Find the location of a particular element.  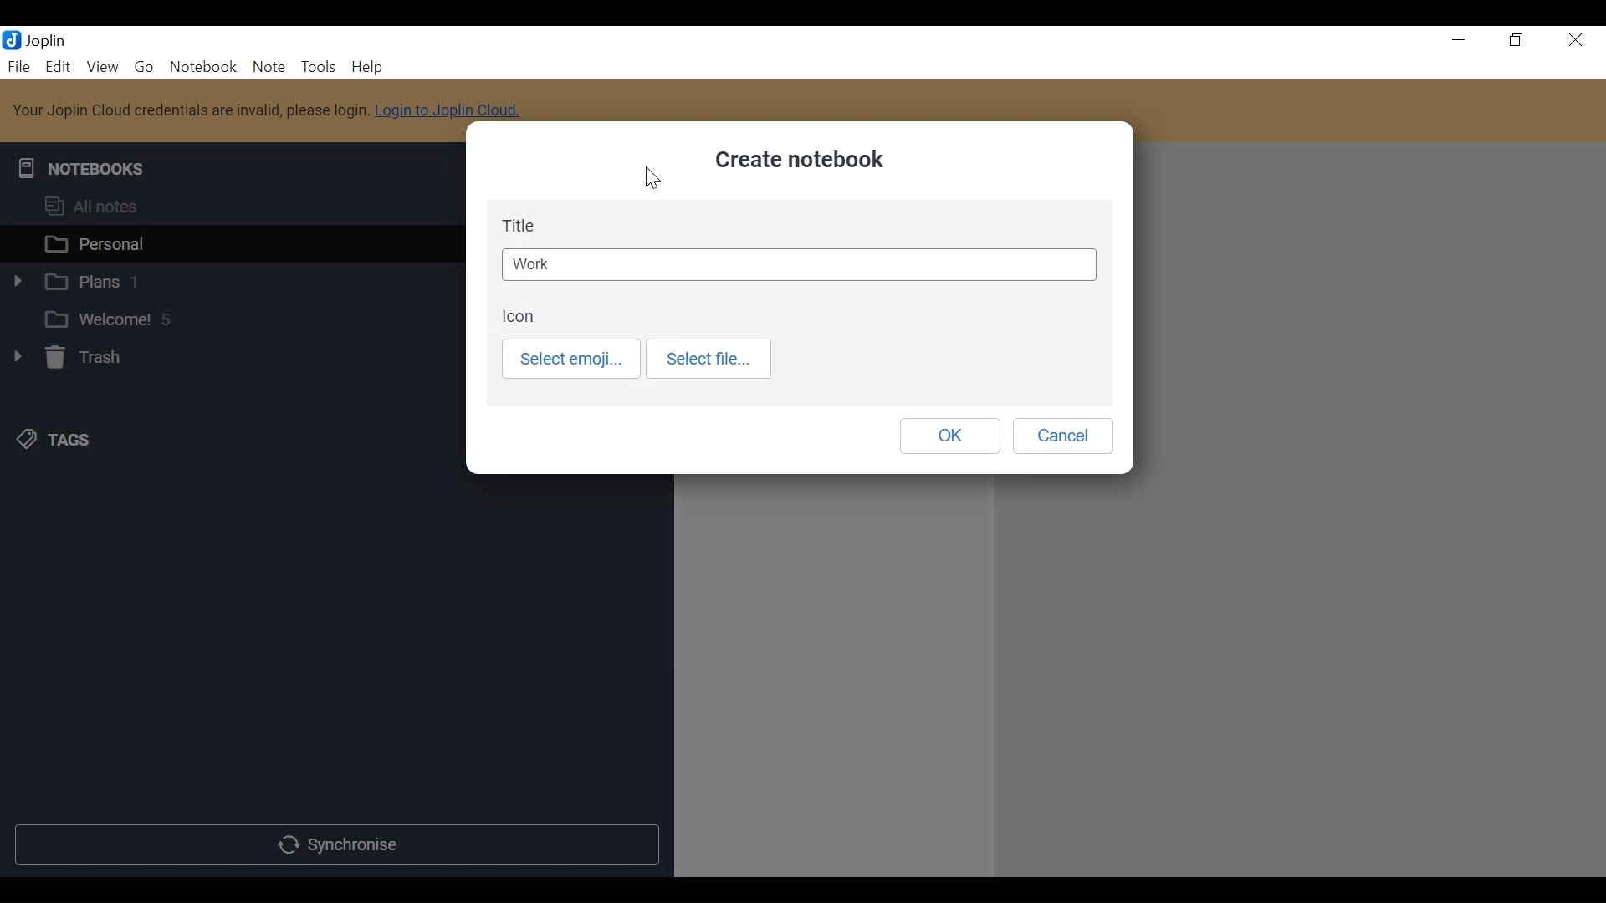

personal  is located at coordinates (231, 242).